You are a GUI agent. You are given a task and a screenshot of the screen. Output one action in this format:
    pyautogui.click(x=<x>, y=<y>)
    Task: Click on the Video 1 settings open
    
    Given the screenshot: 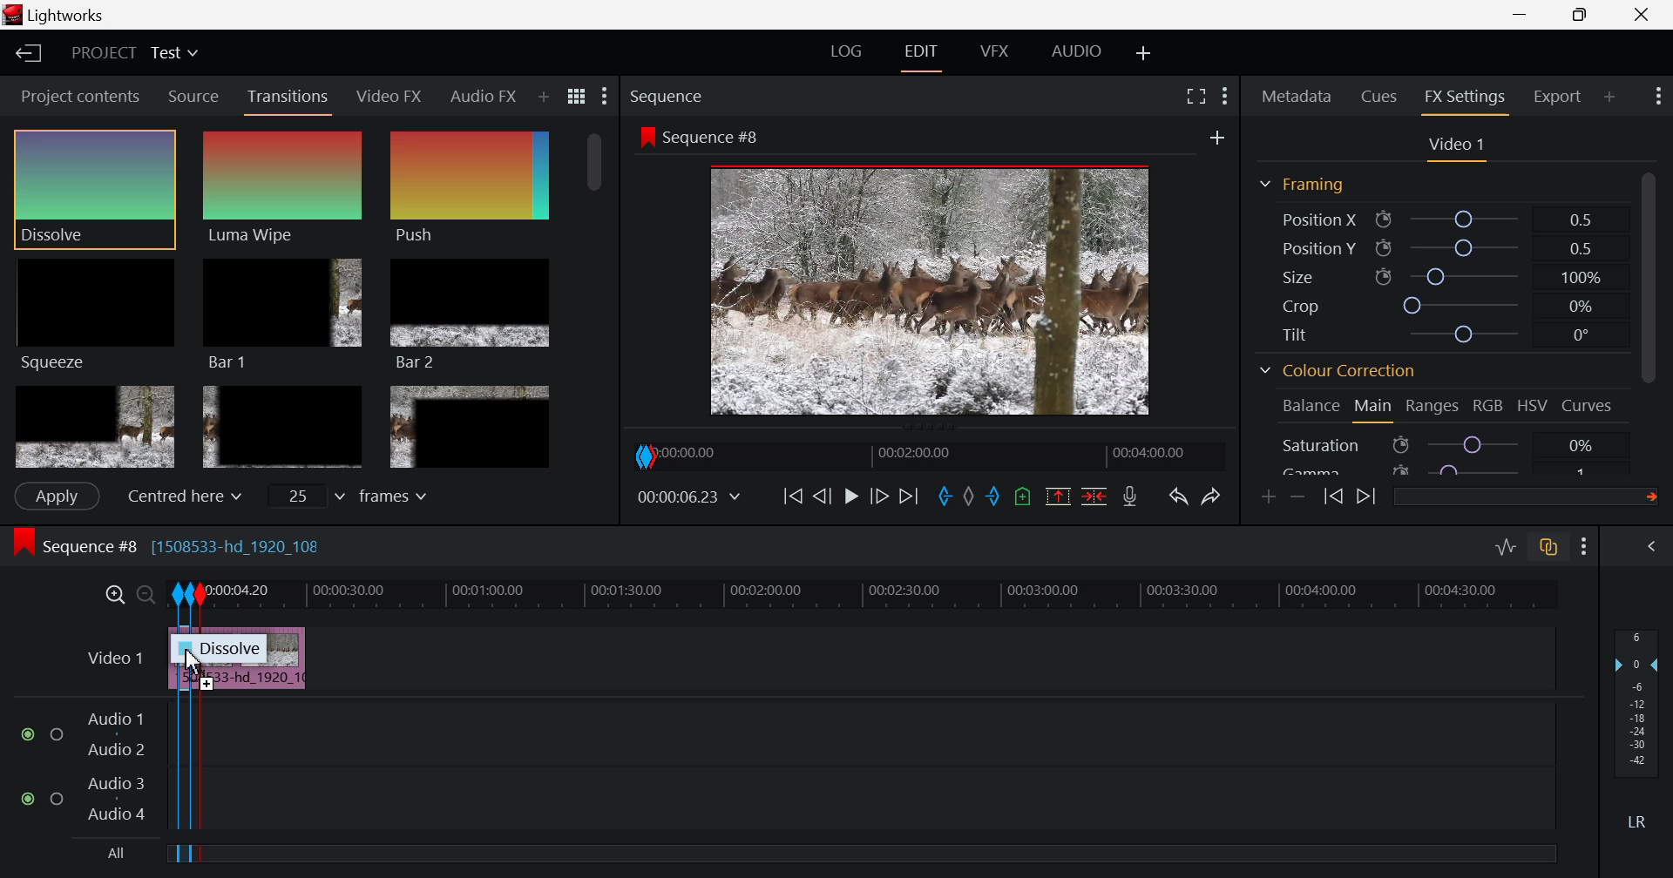 What is the action you would take?
    pyautogui.click(x=1459, y=146)
    